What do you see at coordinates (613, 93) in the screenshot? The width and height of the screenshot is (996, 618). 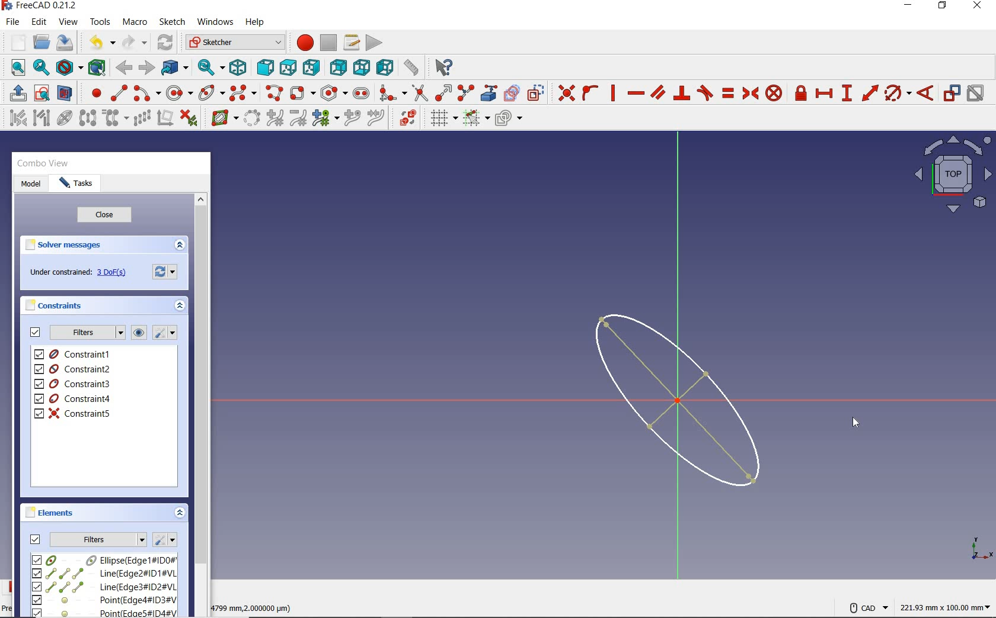 I see `constrain vertically` at bounding box center [613, 93].